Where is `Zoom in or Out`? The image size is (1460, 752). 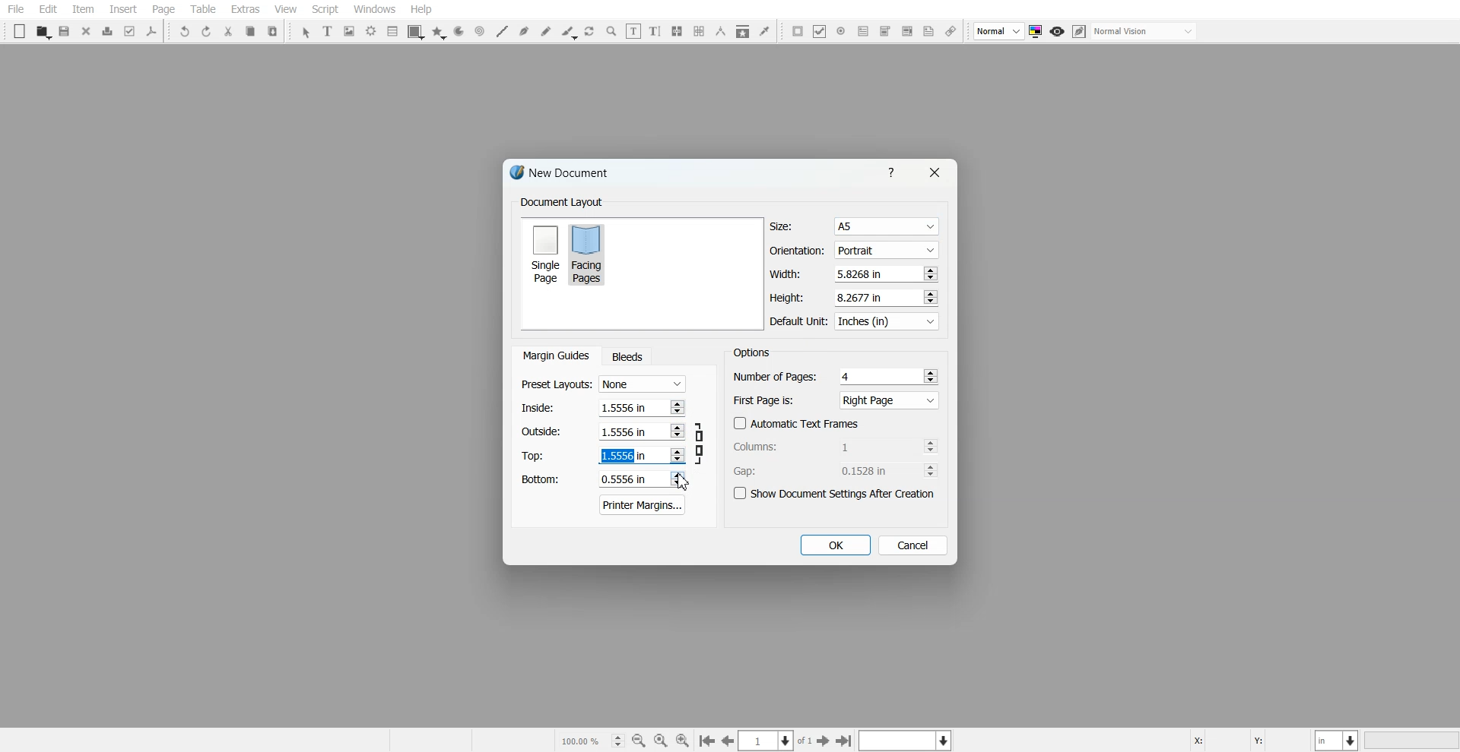 Zoom in or Out is located at coordinates (611, 31).